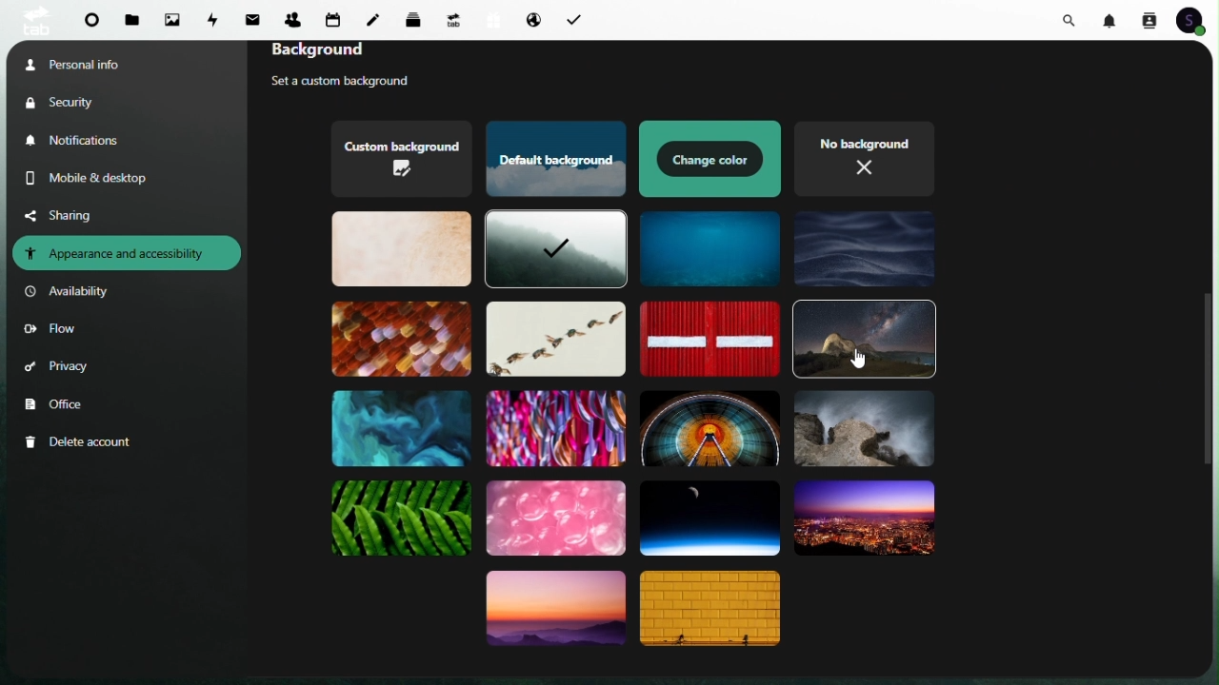 The width and height of the screenshot is (1219, 685). What do you see at coordinates (333, 19) in the screenshot?
I see `Calendar` at bounding box center [333, 19].